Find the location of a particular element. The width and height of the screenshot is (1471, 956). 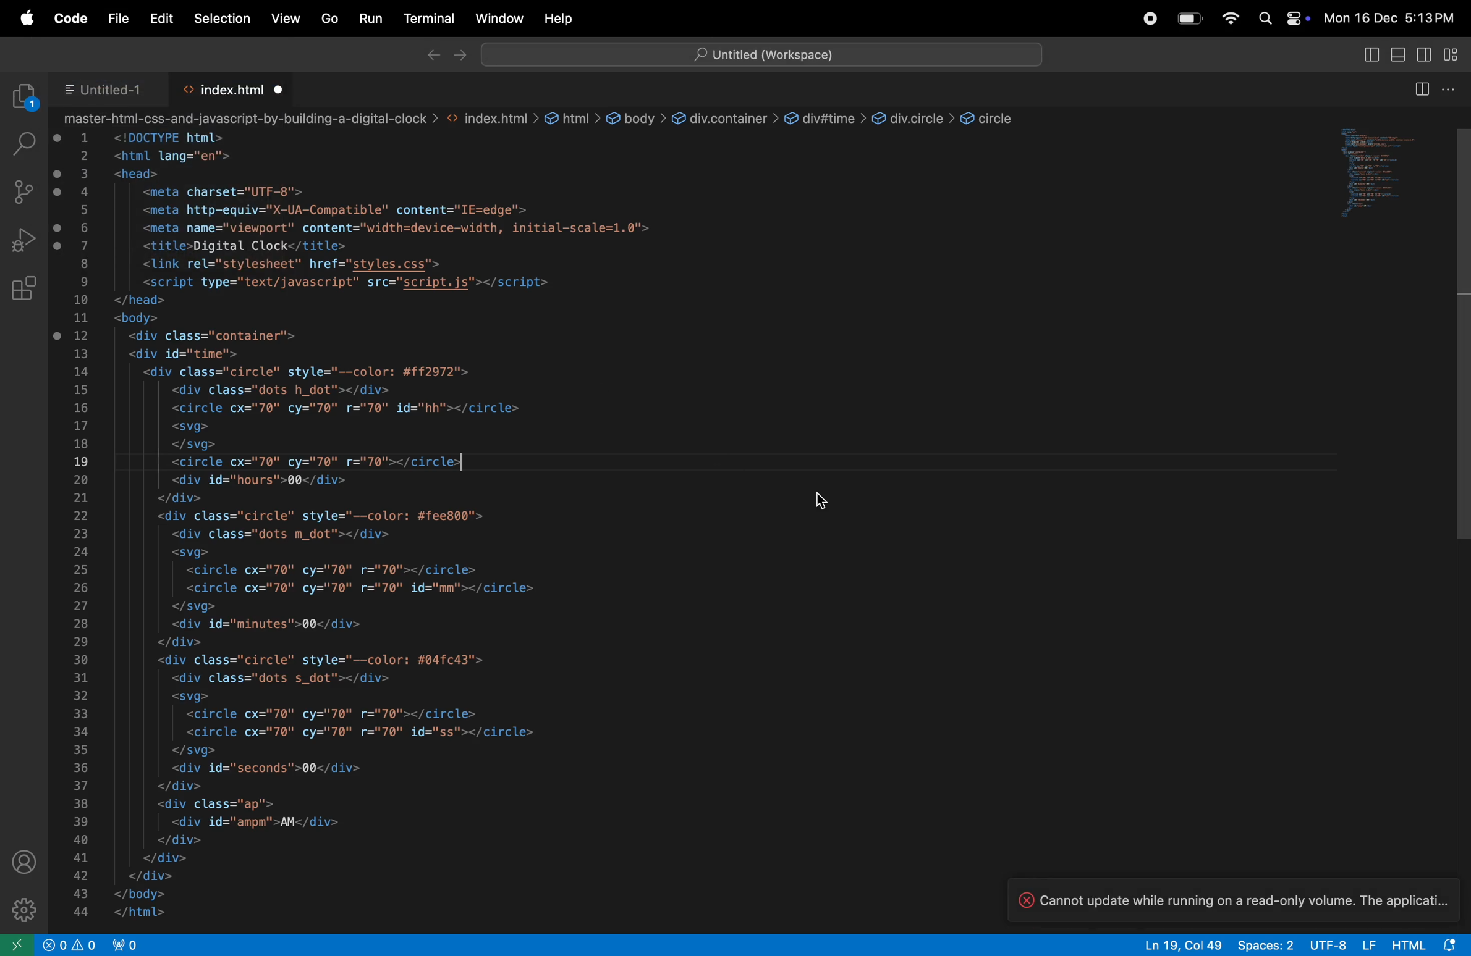

<div class="dots m dot"></div> is located at coordinates (295, 534).